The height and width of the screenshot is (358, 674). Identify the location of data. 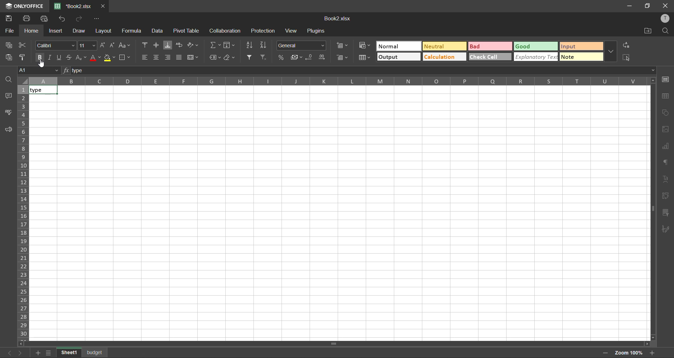
(159, 32).